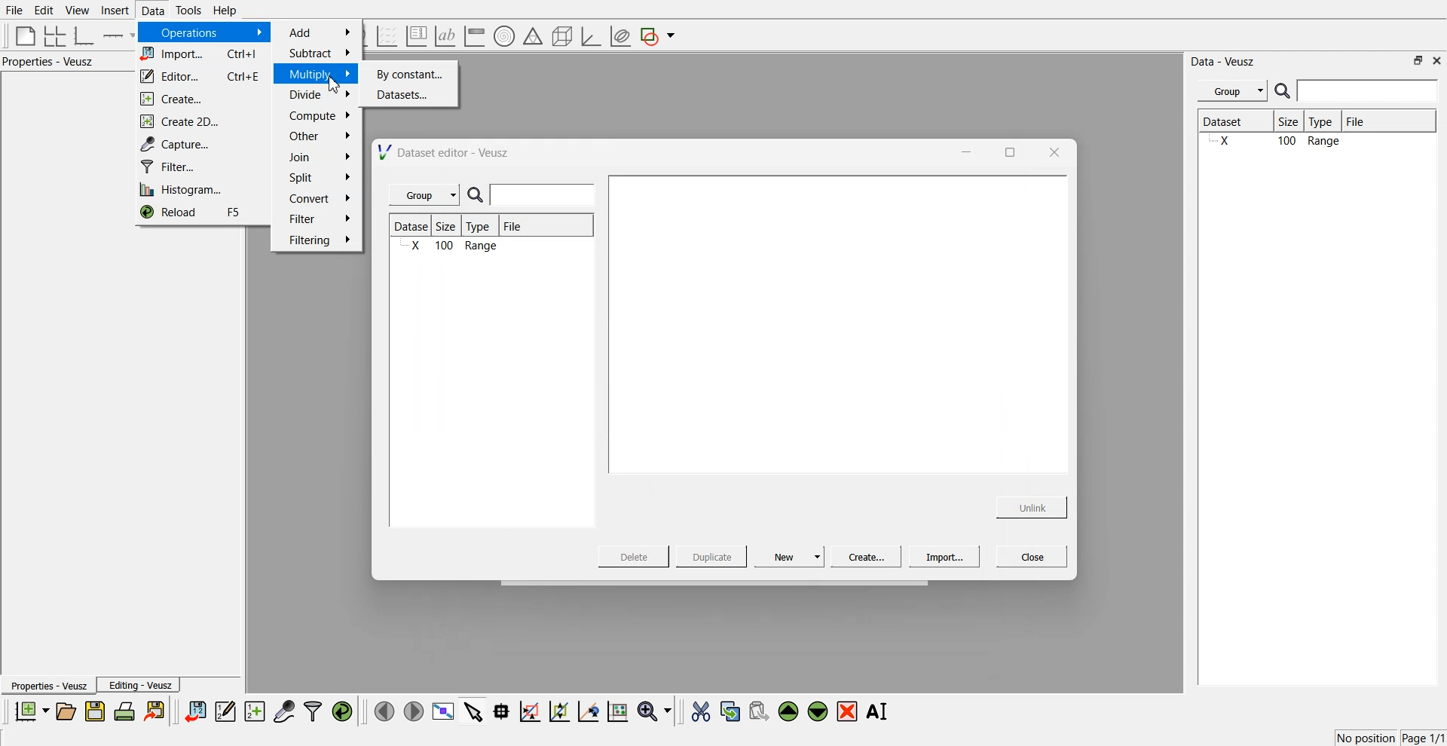 Image resolution: width=1447 pixels, height=746 pixels. Describe the element at coordinates (48, 686) in the screenshot. I see `Properties - Veusz` at that location.